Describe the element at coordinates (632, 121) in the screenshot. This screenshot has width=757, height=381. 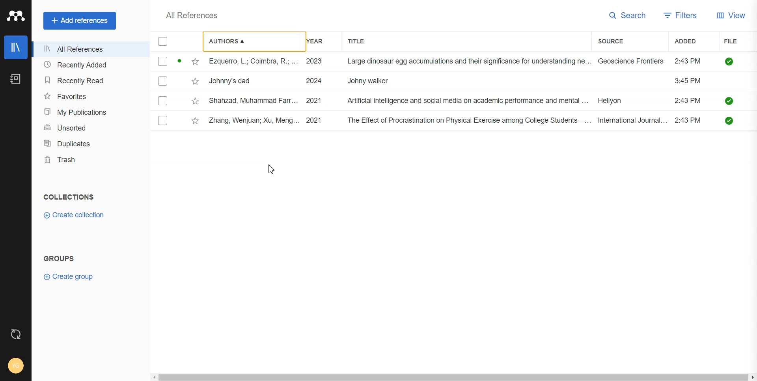
I see `International Journal` at that location.